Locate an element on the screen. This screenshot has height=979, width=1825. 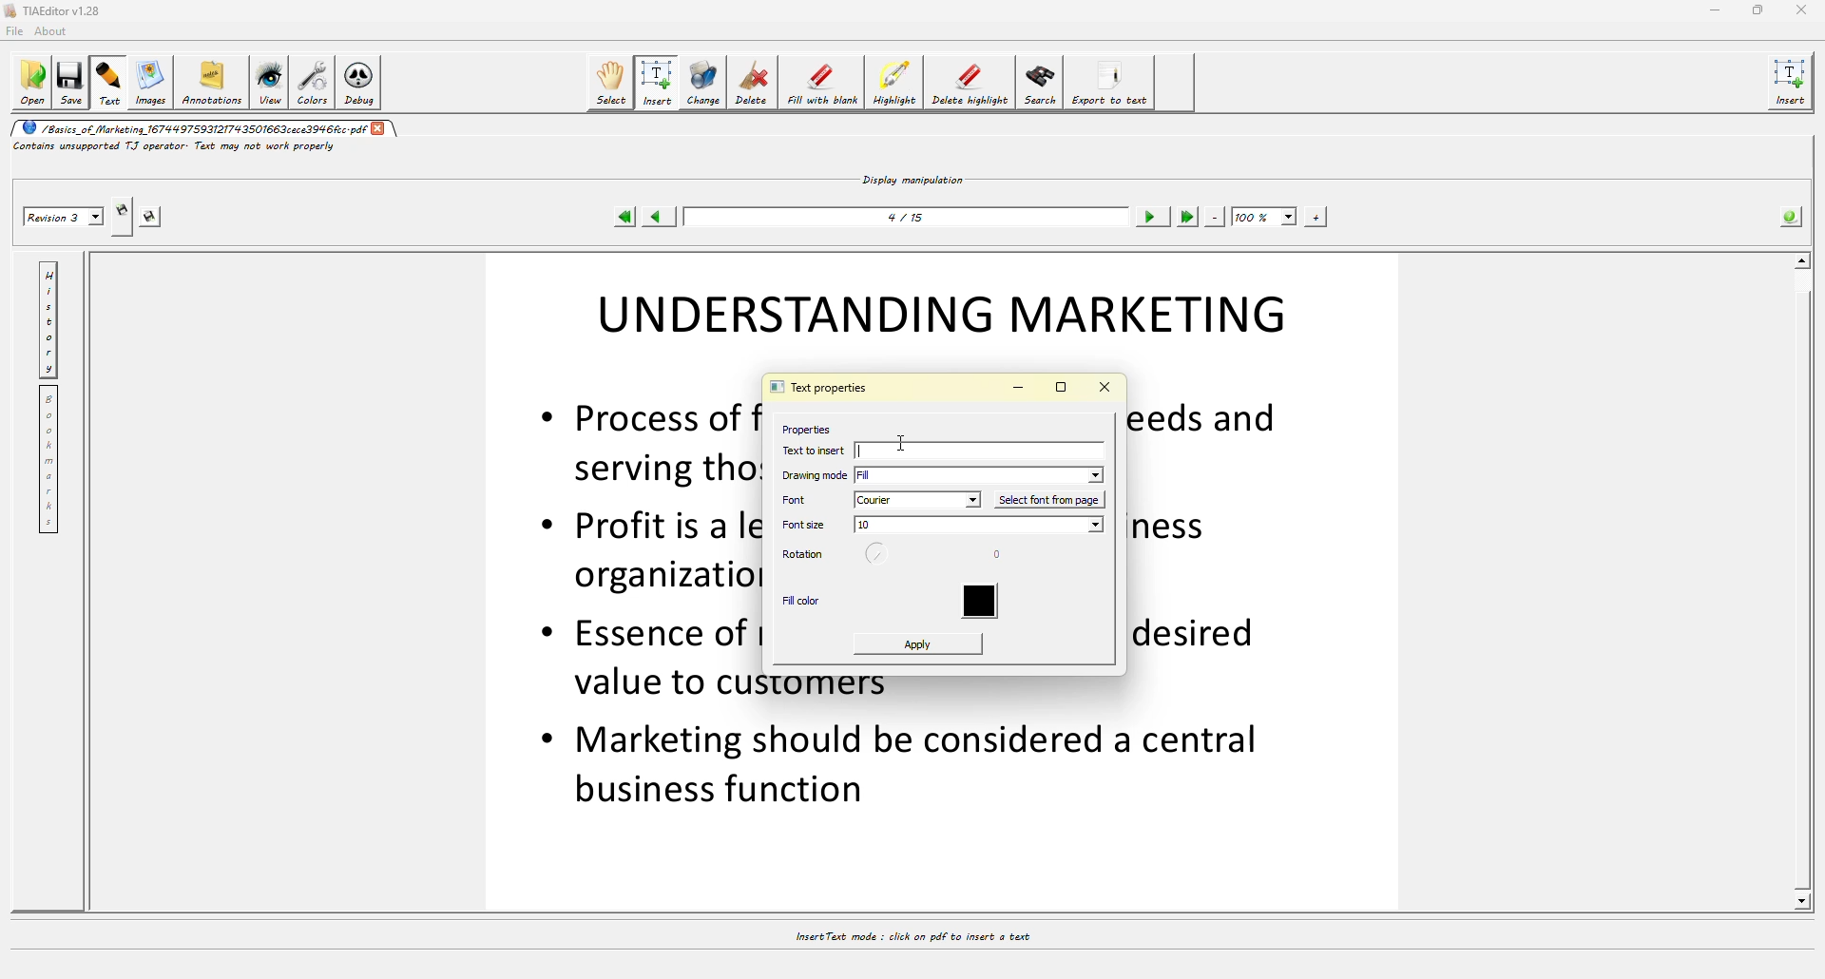
minimize is located at coordinates (1712, 10).